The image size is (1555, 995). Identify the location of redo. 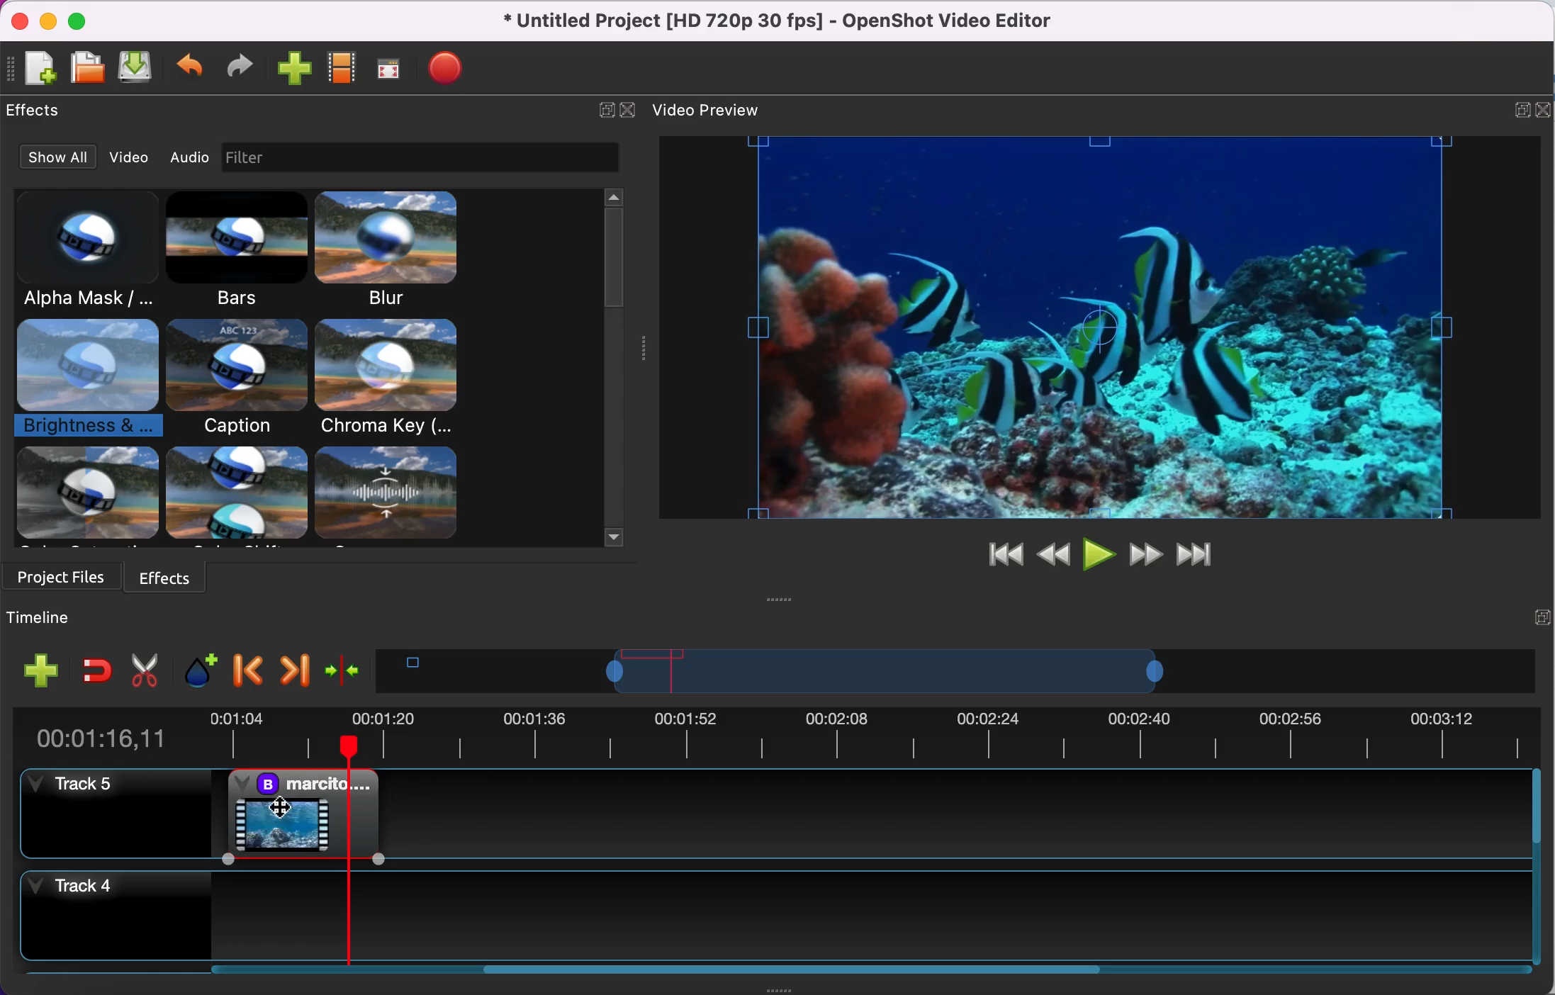
(236, 68).